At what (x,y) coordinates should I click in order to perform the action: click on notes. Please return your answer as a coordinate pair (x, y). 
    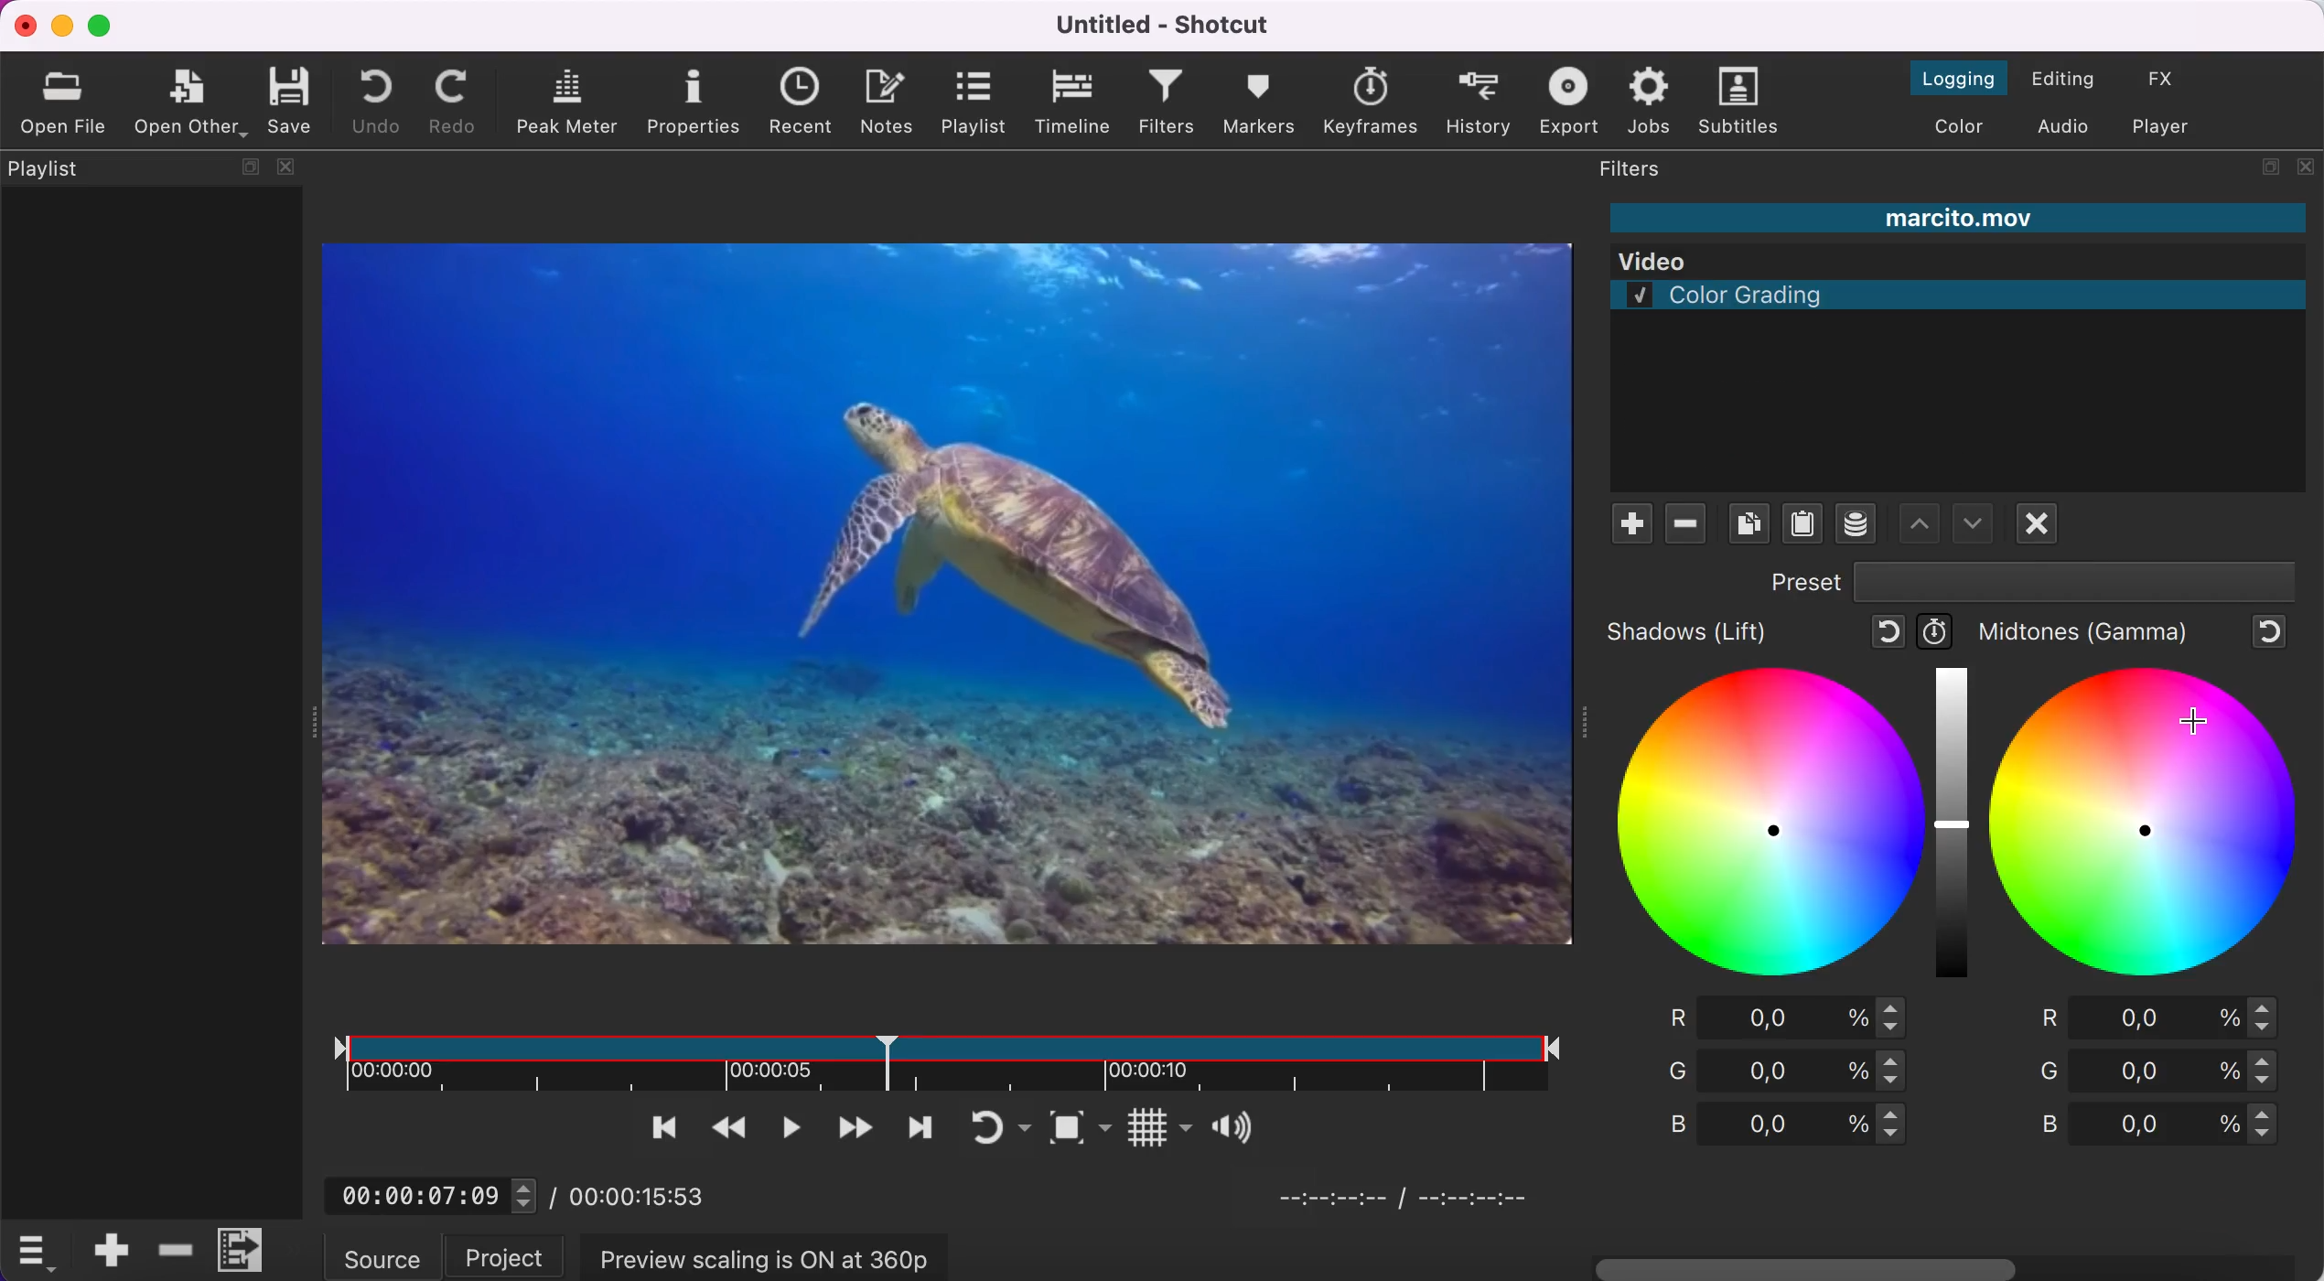
    Looking at the image, I should click on (893, 104).